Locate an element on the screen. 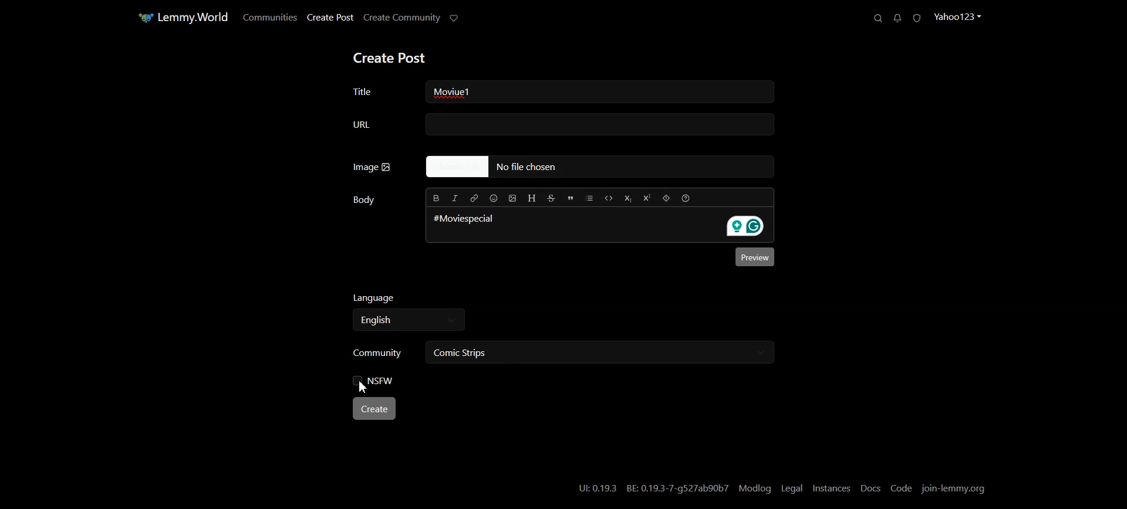 The height and width of the screenshot is (509, 1127). Moviue1 is located at coordinates (470, 93).